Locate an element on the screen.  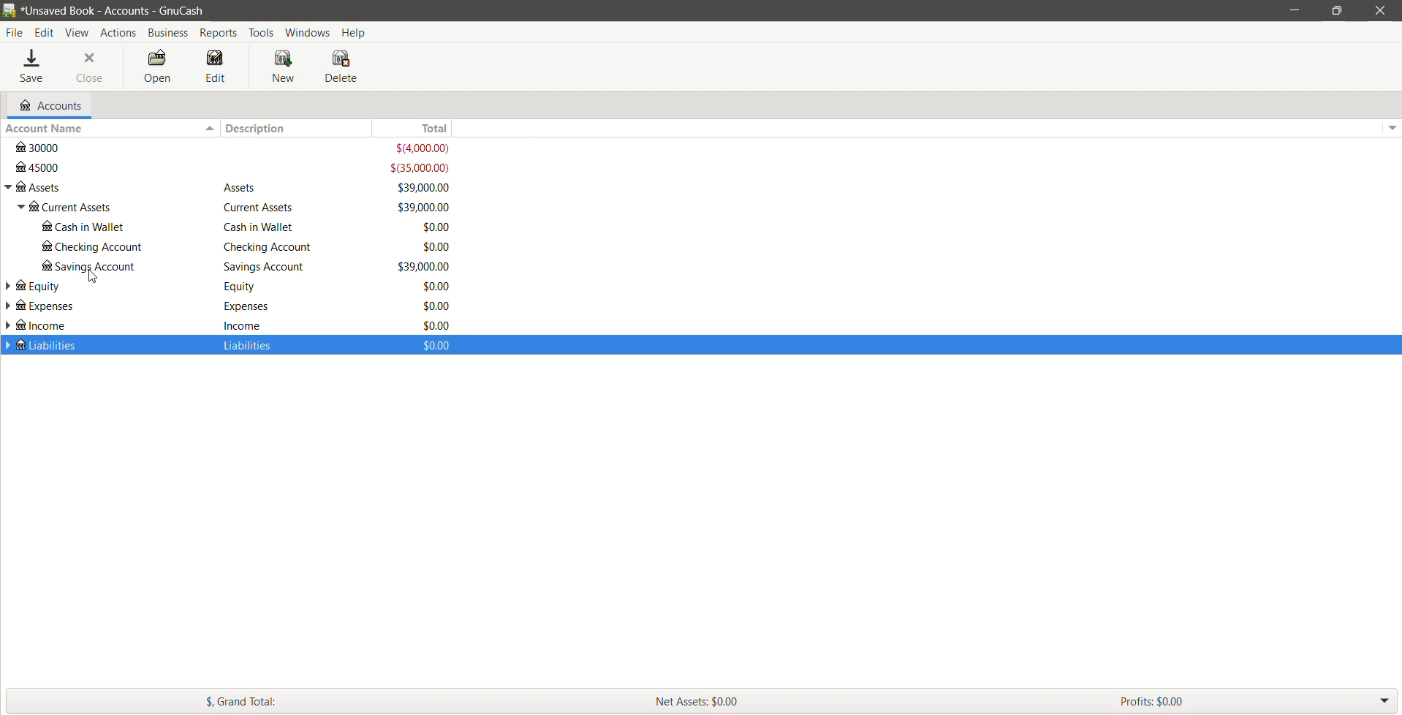
Profit is located at coordinates (1243, 702).